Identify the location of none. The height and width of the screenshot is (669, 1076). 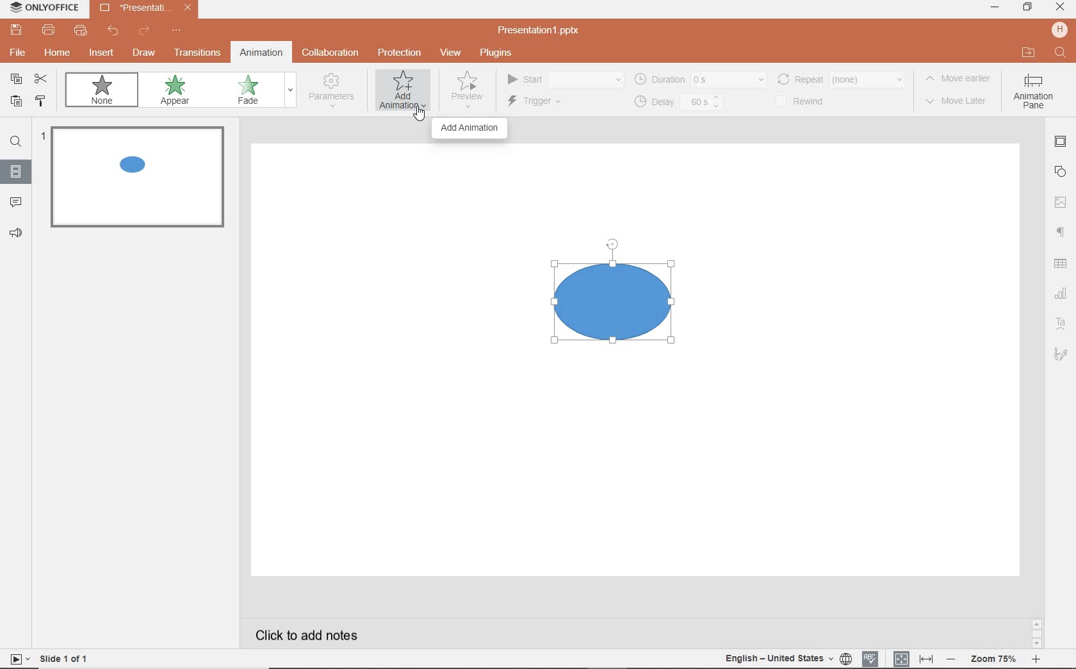
(105, 92).